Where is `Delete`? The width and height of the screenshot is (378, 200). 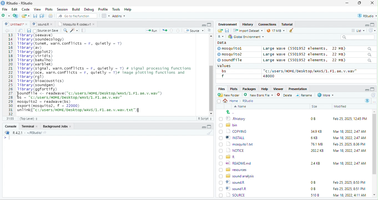
Delete is located at coordinates (285, 95).